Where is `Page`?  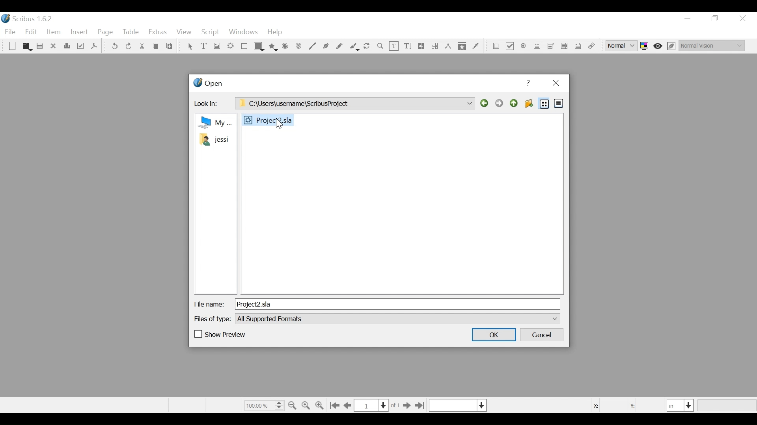 Page is located at coordinates (106, 33).